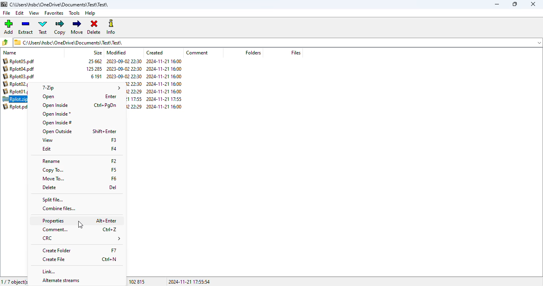 The height and width of the screenshot is (286, 543). What do you see at coordinates (107, 131) in the screenshot?
I see `Shift+Enter` at bounding box center [107, 131].